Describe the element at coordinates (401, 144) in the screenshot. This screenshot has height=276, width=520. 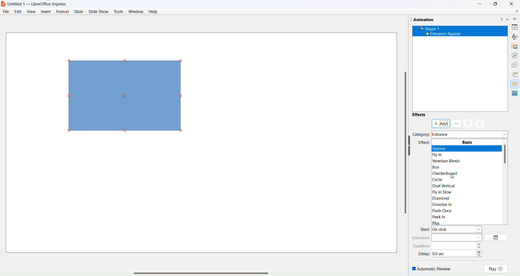
I see `scroll bar` at that location.